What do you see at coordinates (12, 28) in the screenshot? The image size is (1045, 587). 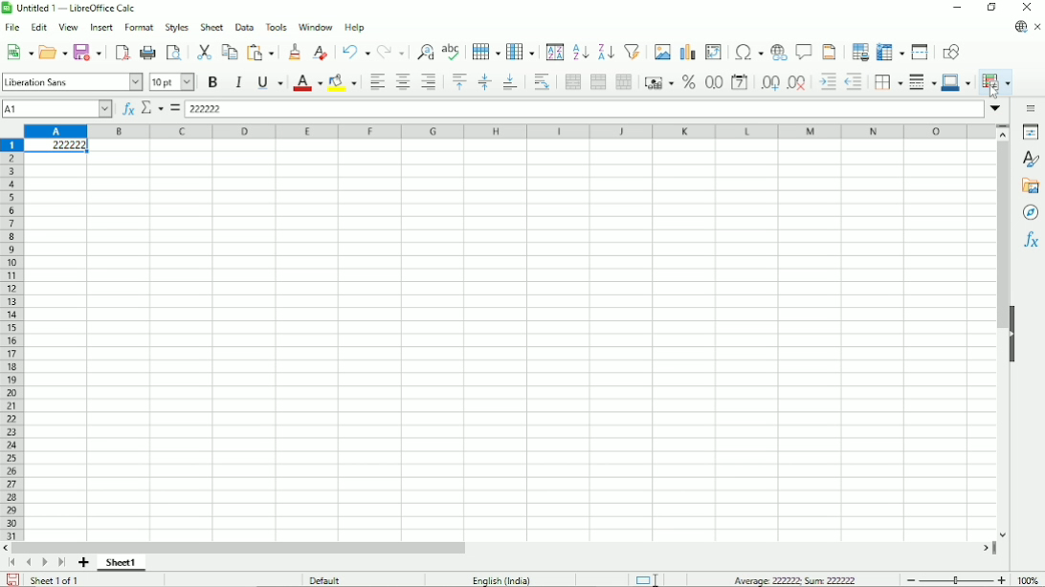 I see `File` at bounding box center [12, 28].